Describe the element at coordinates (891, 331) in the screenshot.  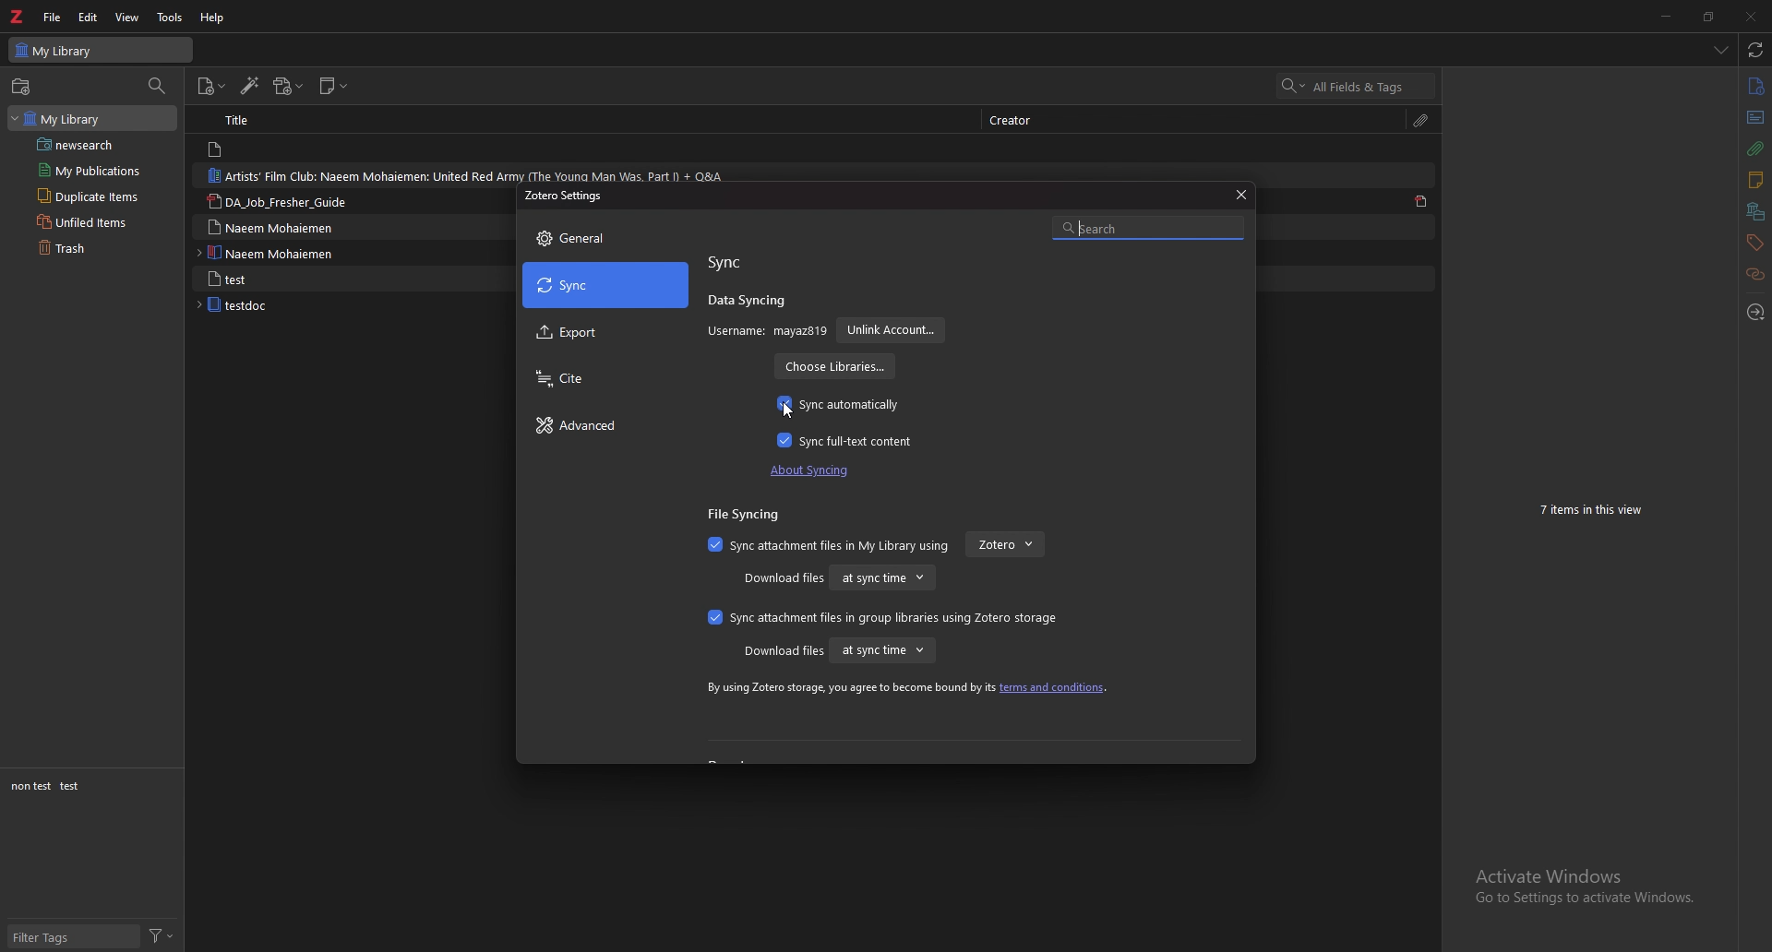
I see `unlink account...` at that location.